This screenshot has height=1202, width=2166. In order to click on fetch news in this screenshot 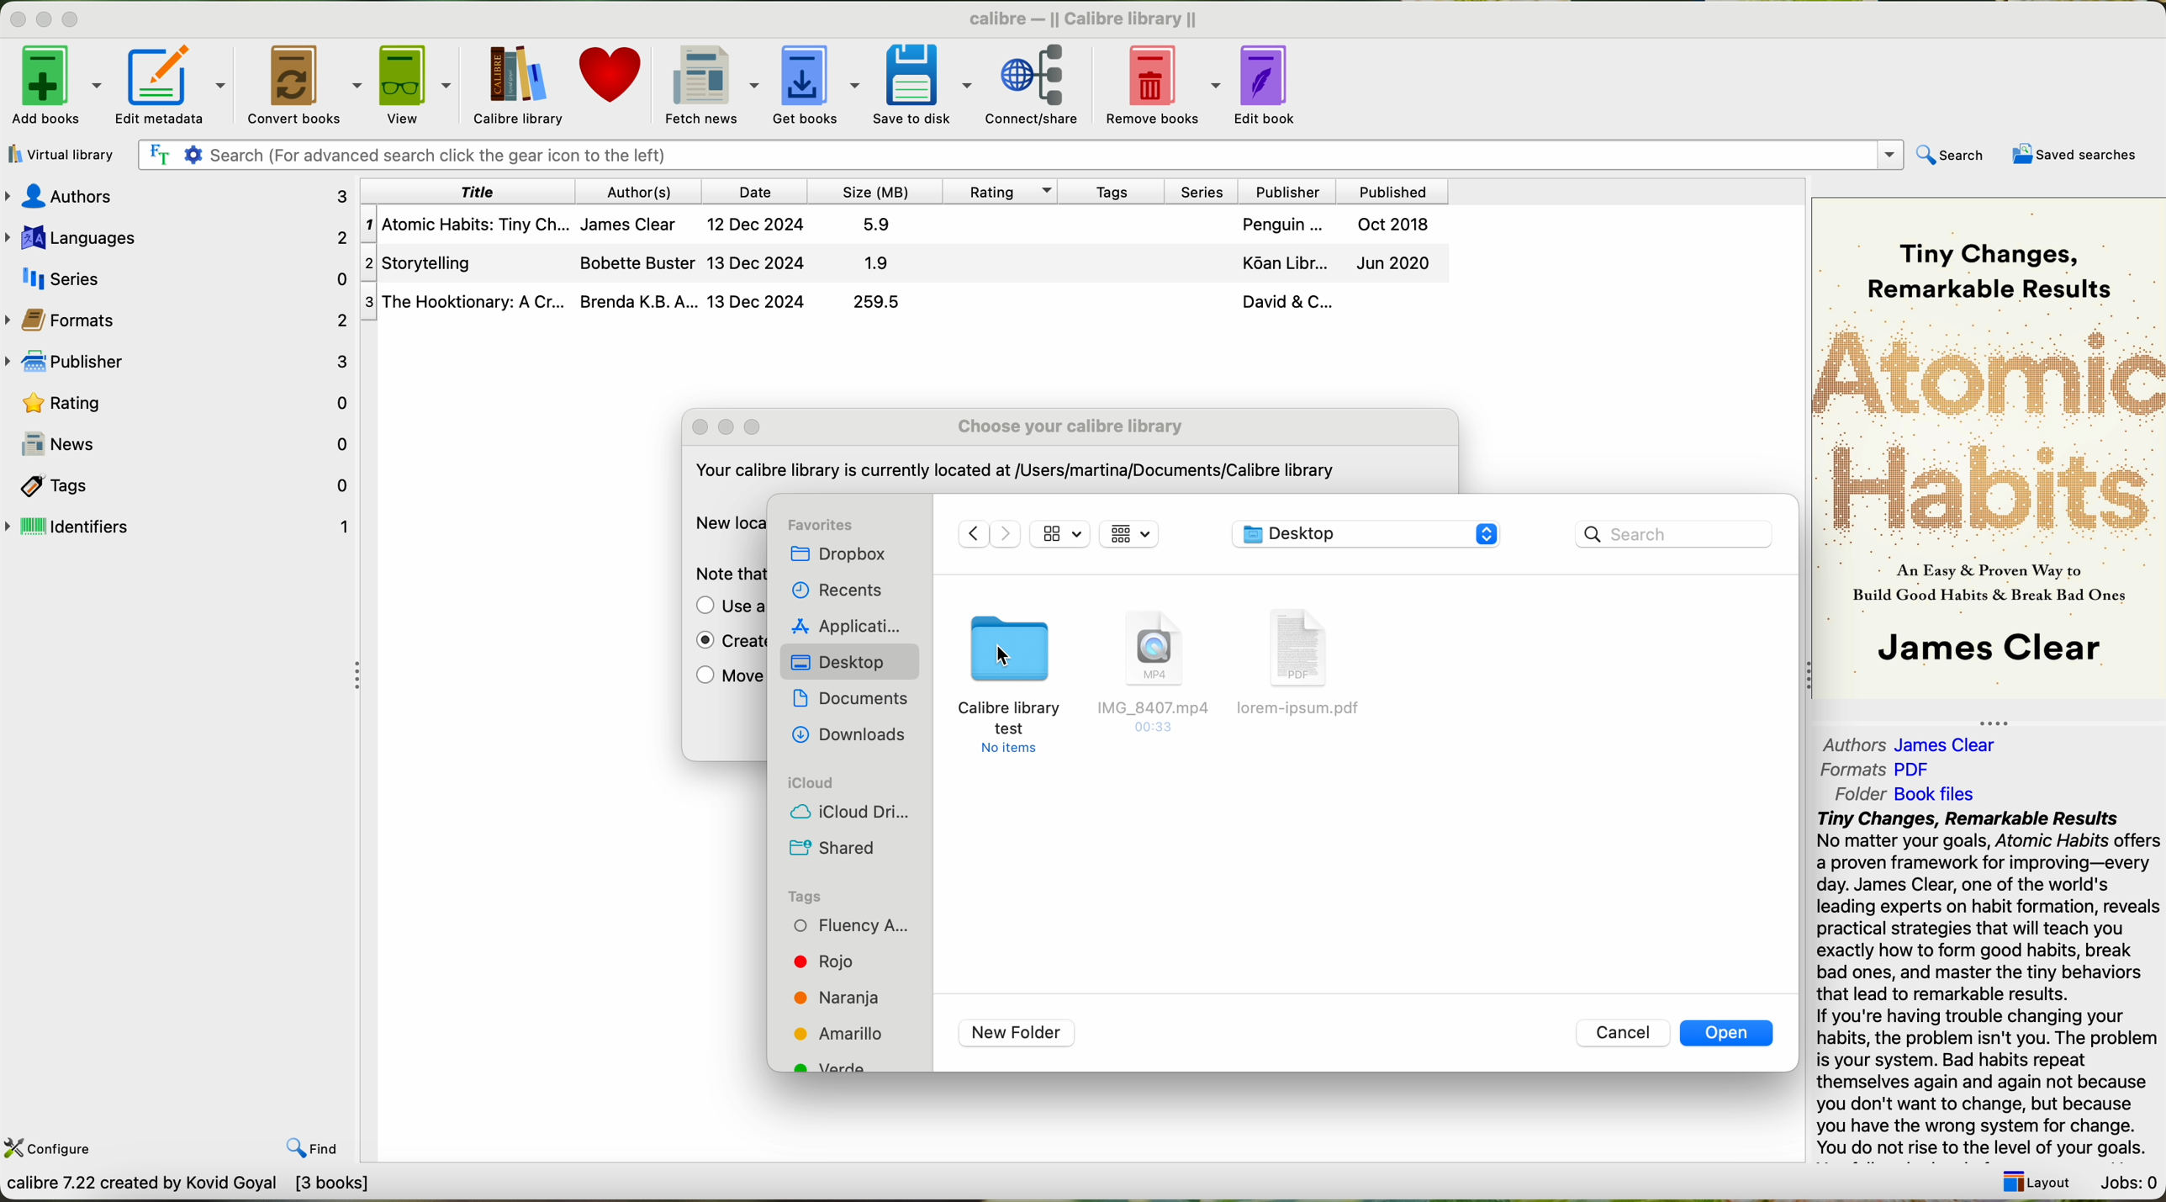, I will do `click(709, 83)`.